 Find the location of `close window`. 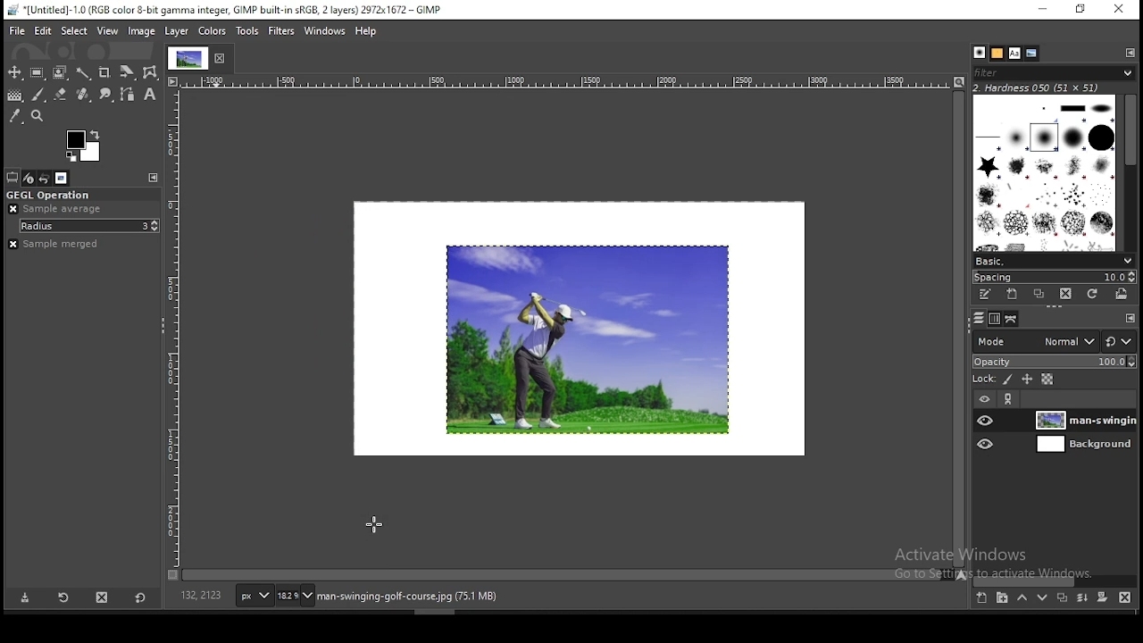

close window is located at coordinates (1121, 10).